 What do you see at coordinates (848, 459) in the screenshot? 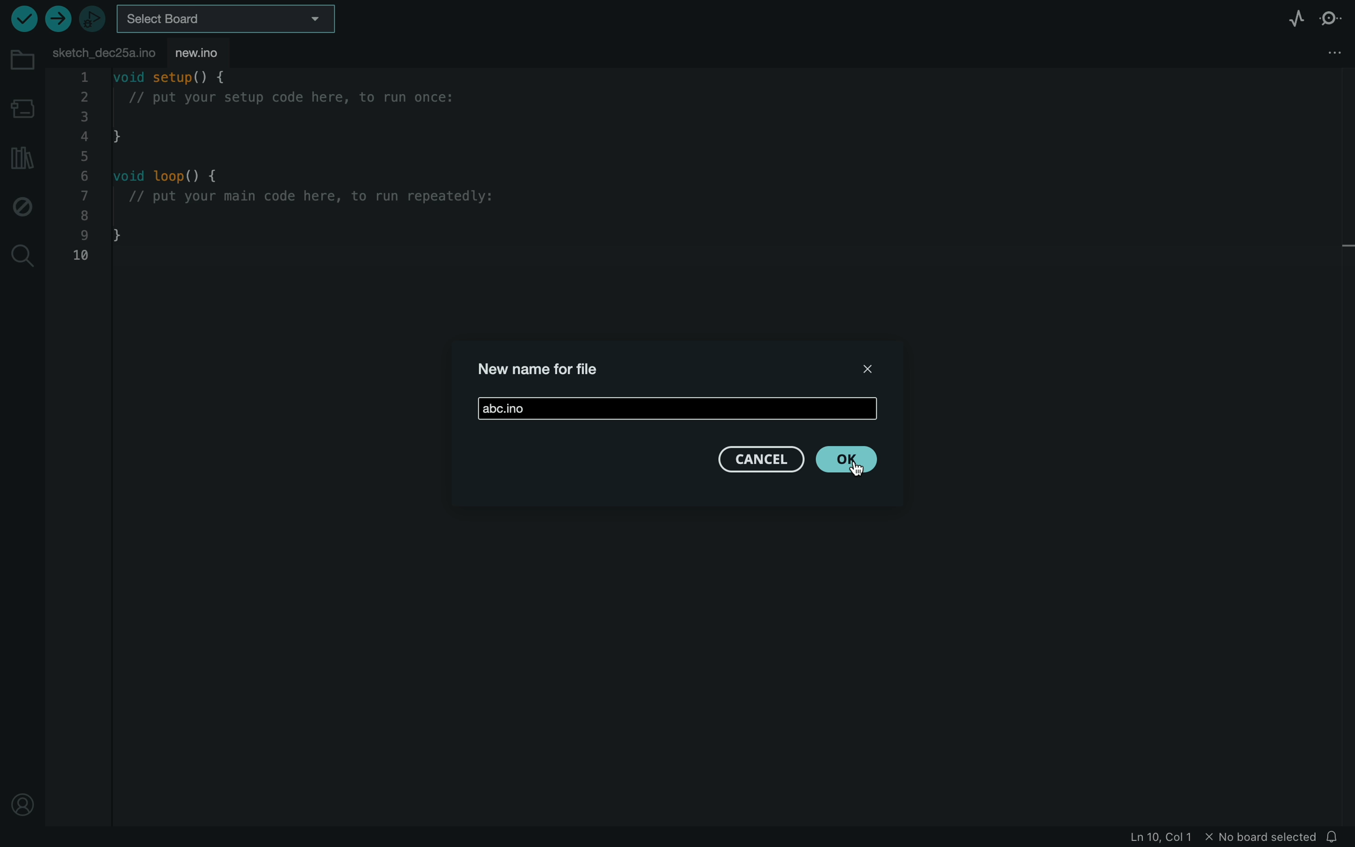
I see `clicked` at bounding box center [848, 459].